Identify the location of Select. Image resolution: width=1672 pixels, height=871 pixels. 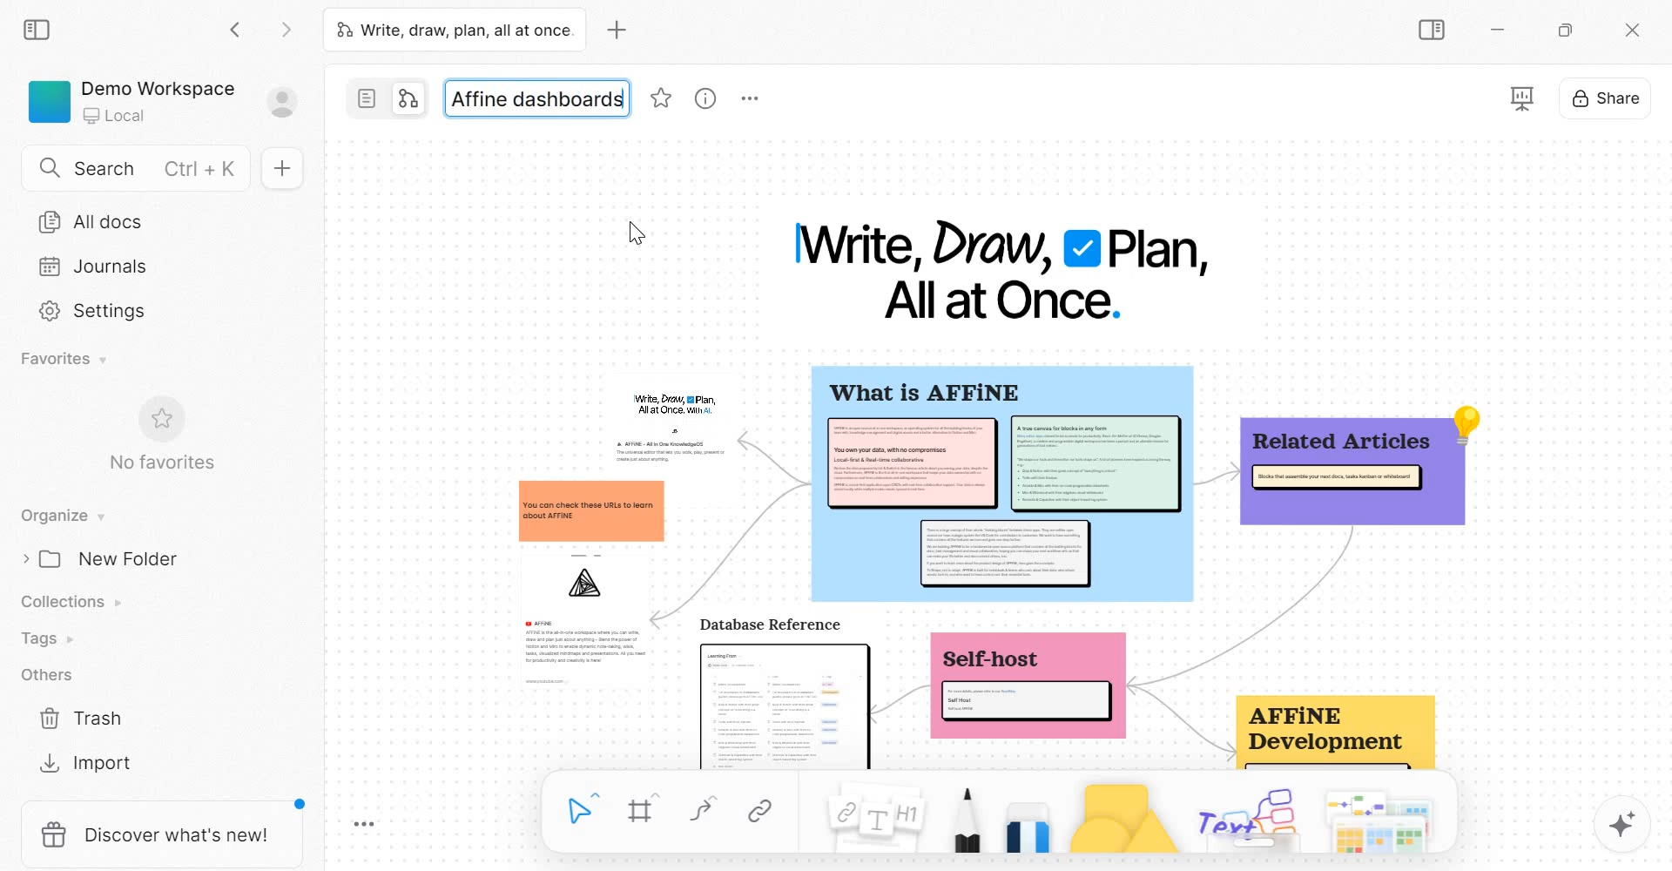
(583, 808).